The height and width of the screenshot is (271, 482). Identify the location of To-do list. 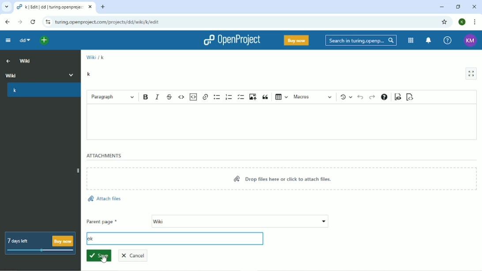
(241, 97).